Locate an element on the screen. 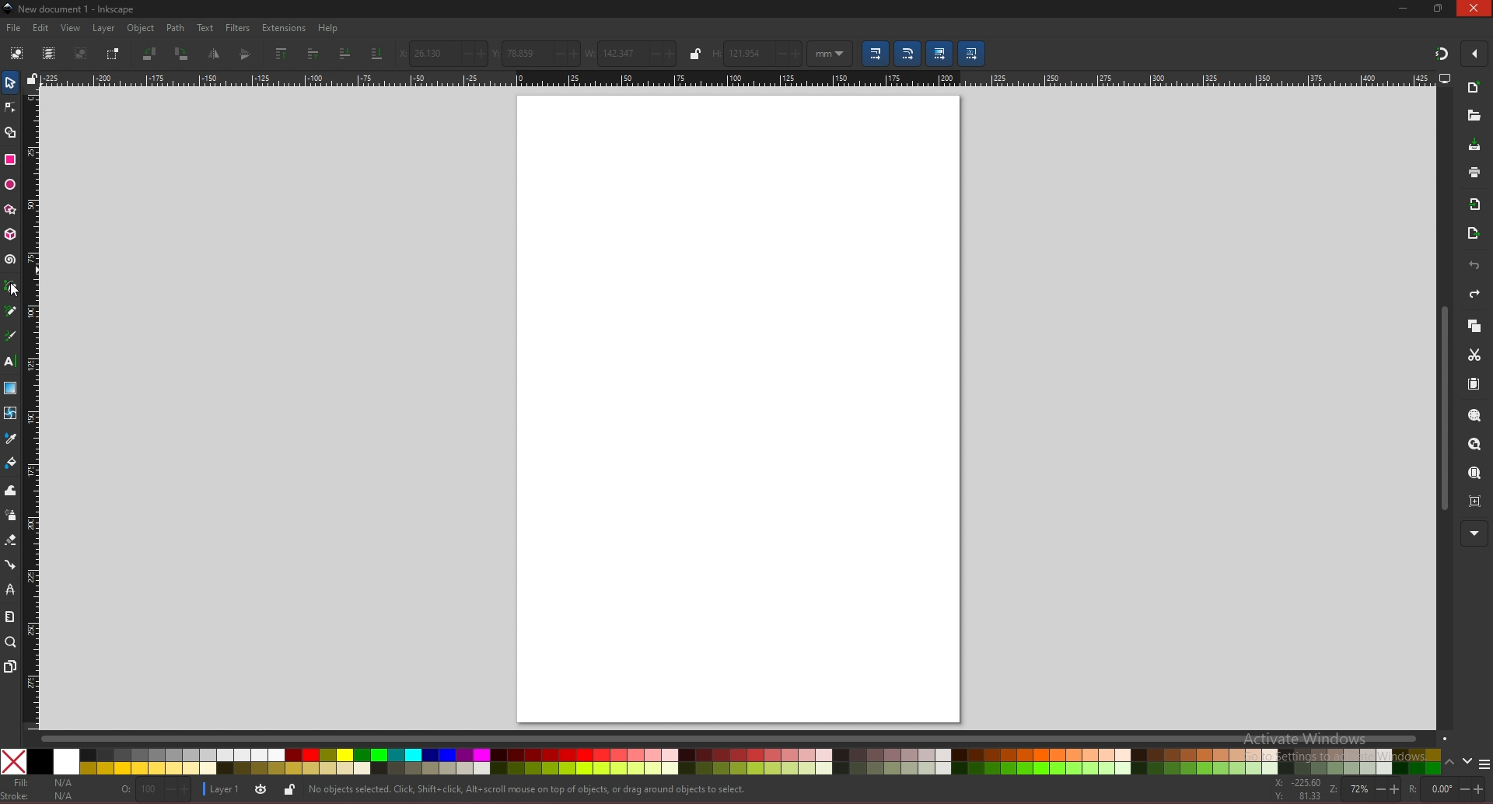 This screenshot has width=1493, height=804. width is located at coordinates (630, 52).